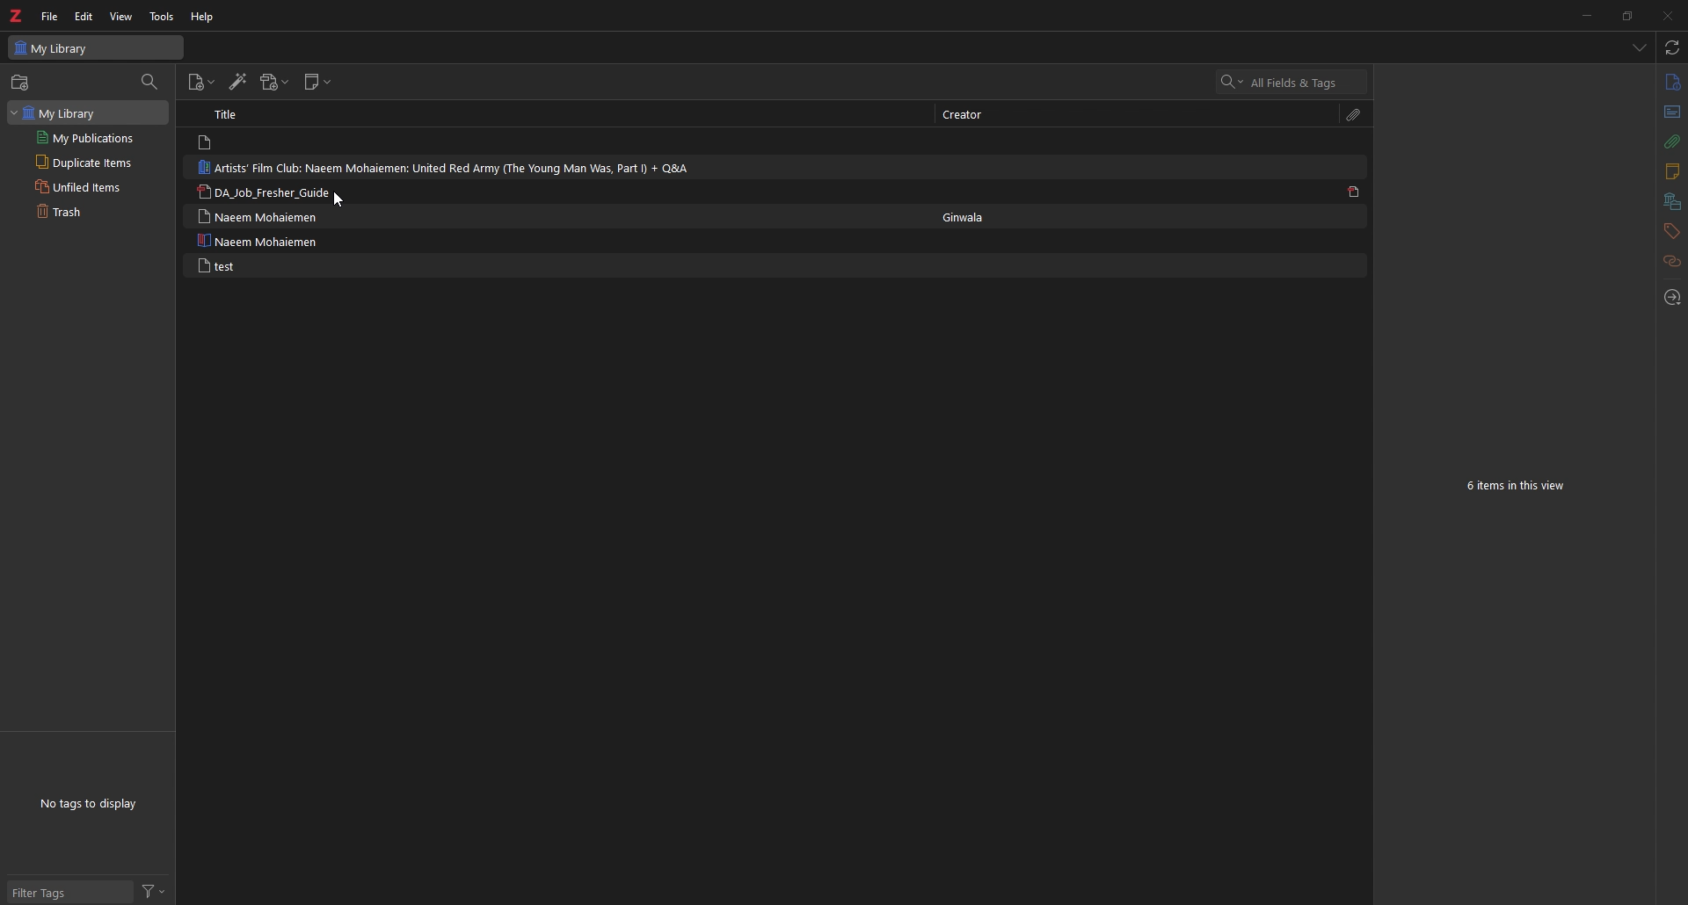 This screenshot has width=1688, height=905. What do you see at coordinates (1636, 47) in the screenshot?
I see `list all tabs` at bounding box center [1636, 47].